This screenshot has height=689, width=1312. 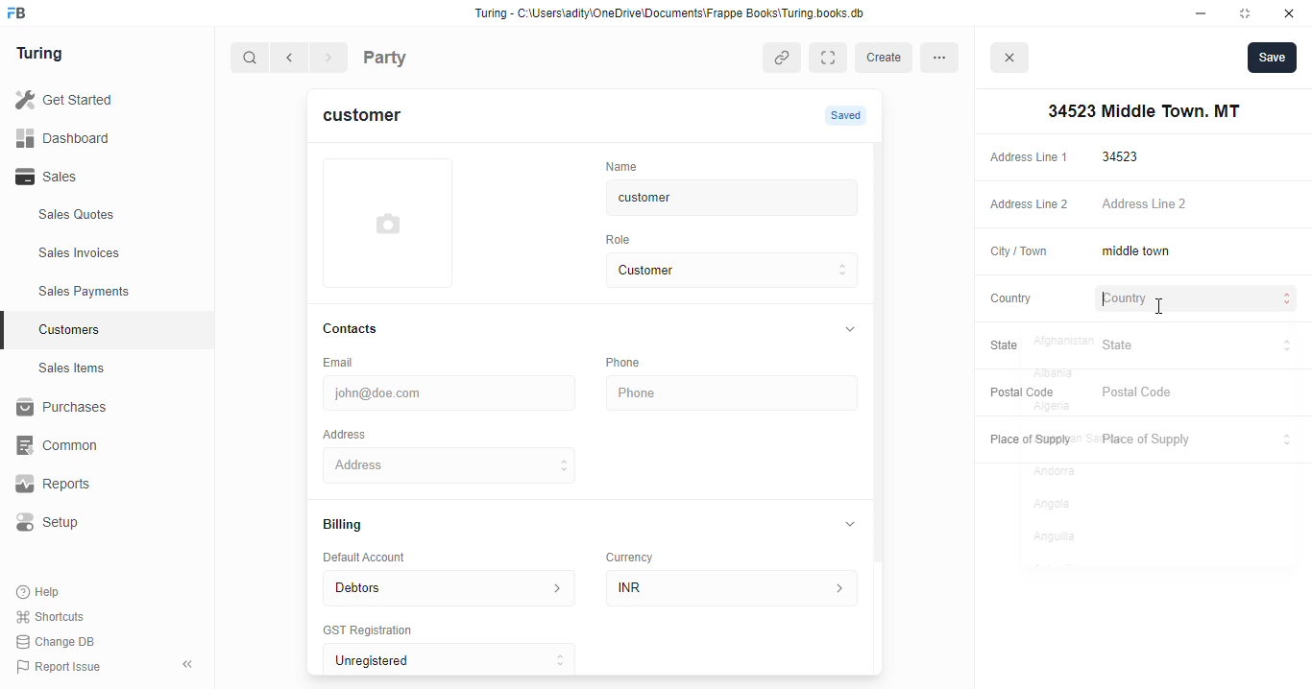 I want to click on Postal Code, so click(x=1198, y=393).